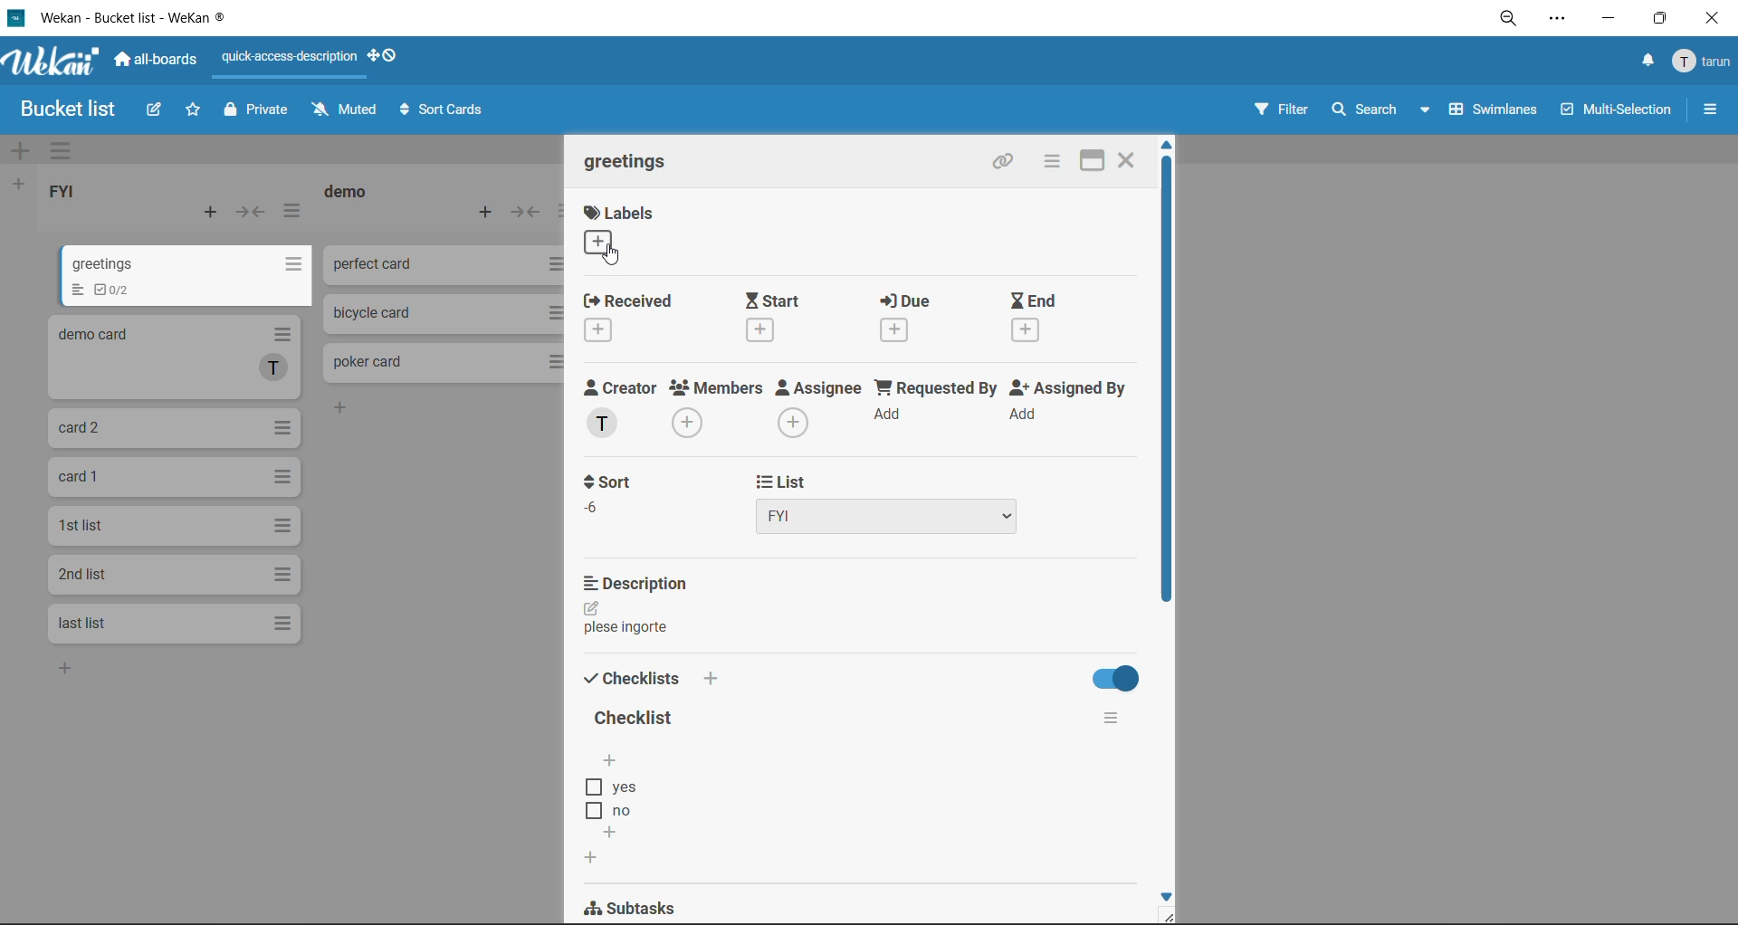 This screenshot has width=1738, height=925. What do you see at coordinates (1055, 323) in the screenshot?
I see `end` at bounding box center [1055, 323].